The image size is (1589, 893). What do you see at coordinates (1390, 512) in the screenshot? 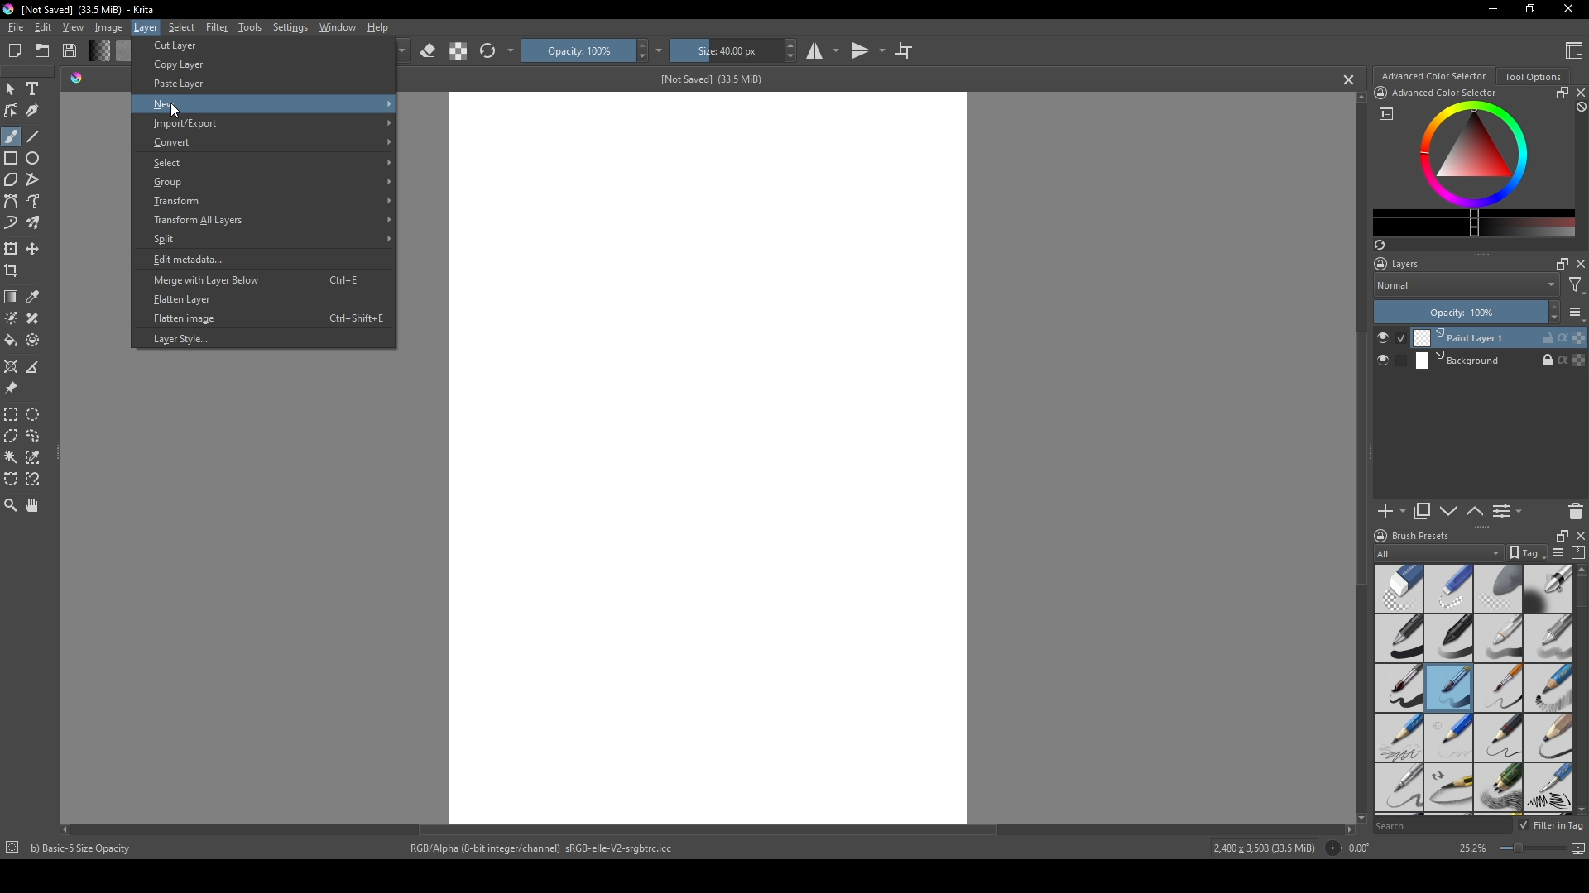
I see `add new` at bounding box center [1390, 512].